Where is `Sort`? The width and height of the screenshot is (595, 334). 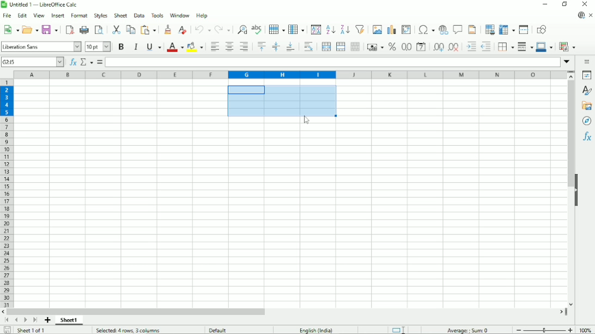 Sort is located at coordinates (315, 29).